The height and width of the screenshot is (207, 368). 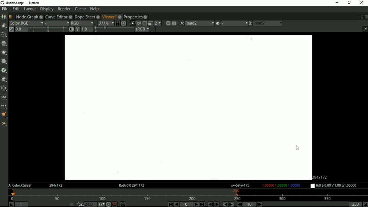 I want to click on Show/hide information bar, so click(x=365, y=29).